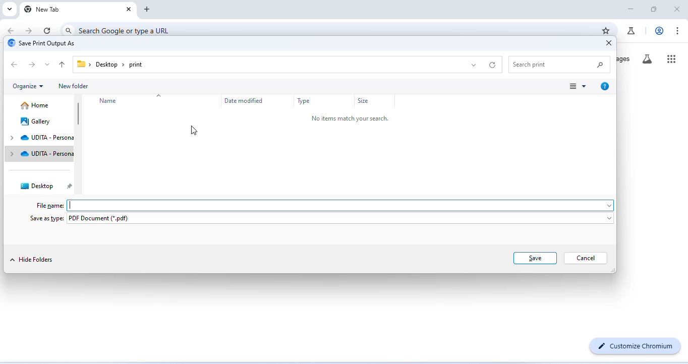 Image resolution: width=688 pixels, height=364 pixels. What do you see at coordinates (660, 31) in the screenshot?
I see `account` at bounding box center [660, 31].